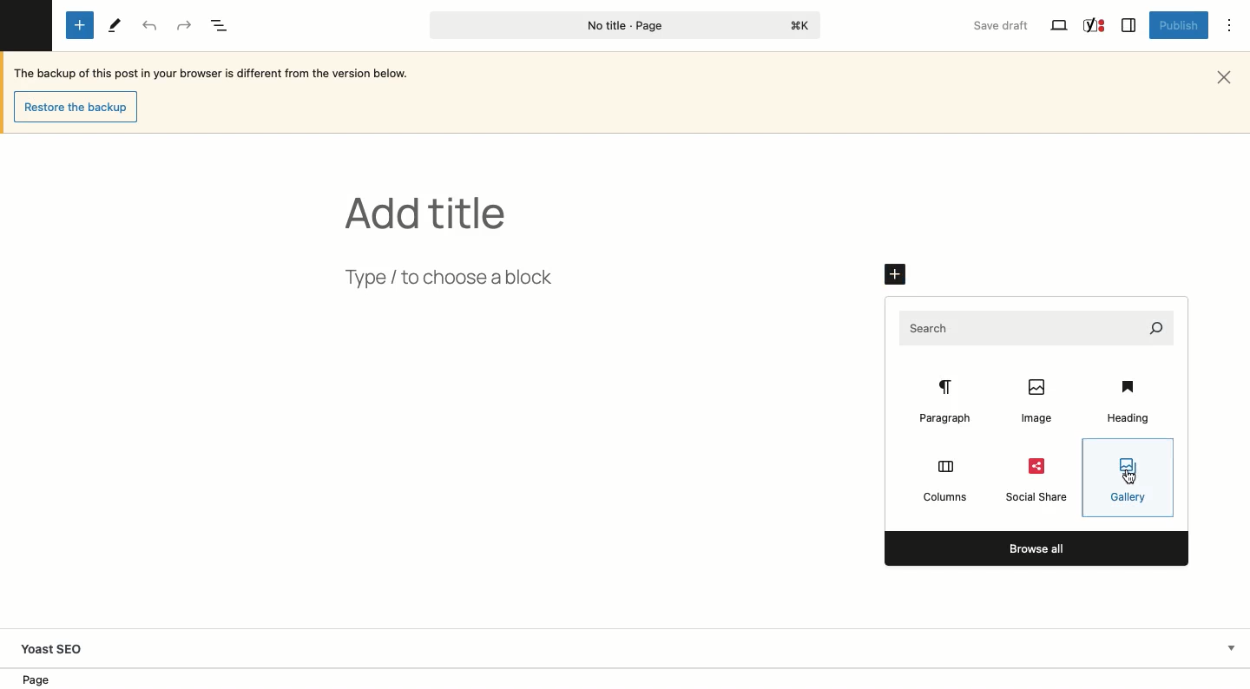 The height and width of the screenshot is (689, 1250). I want to click on Undo, so click(151, 27).